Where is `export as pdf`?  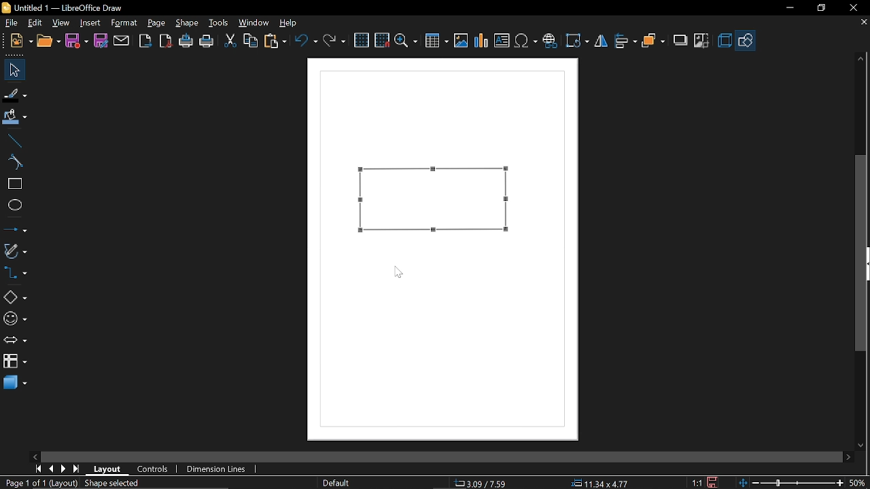 export as pdf is located at coordinates (164, 41).